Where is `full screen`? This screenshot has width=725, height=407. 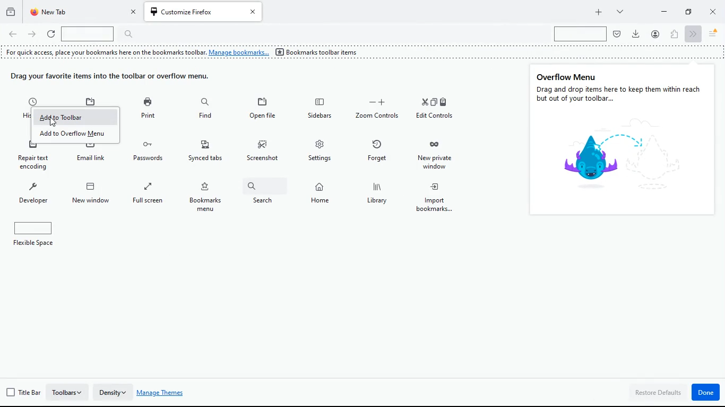
full screen is located at coordinates (151, 197).